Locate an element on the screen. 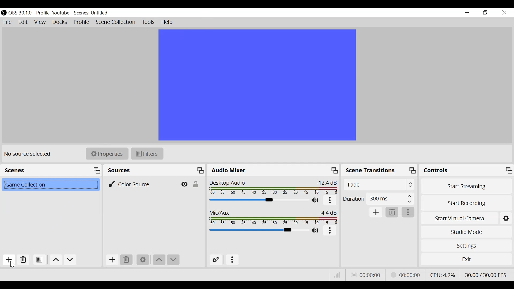 This screenshot has height=289, width=514. Sources is located at coordinates (155, 170).